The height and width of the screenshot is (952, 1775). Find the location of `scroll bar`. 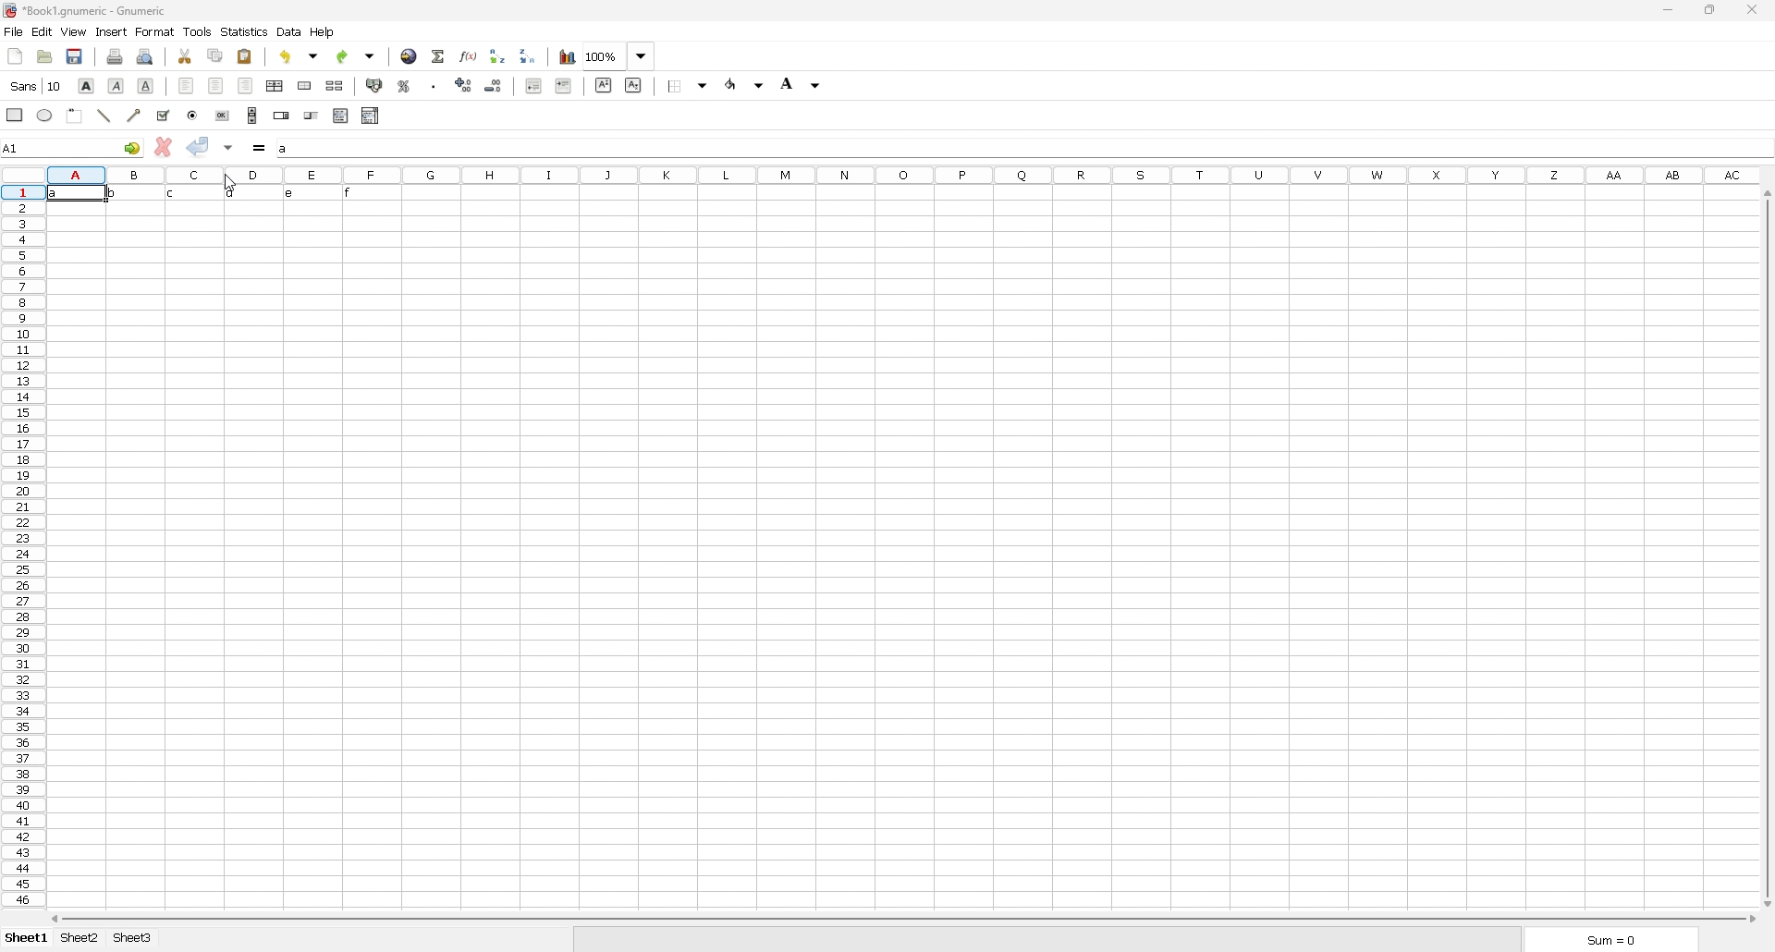

scroll bar is located at coordinates (906, 920).